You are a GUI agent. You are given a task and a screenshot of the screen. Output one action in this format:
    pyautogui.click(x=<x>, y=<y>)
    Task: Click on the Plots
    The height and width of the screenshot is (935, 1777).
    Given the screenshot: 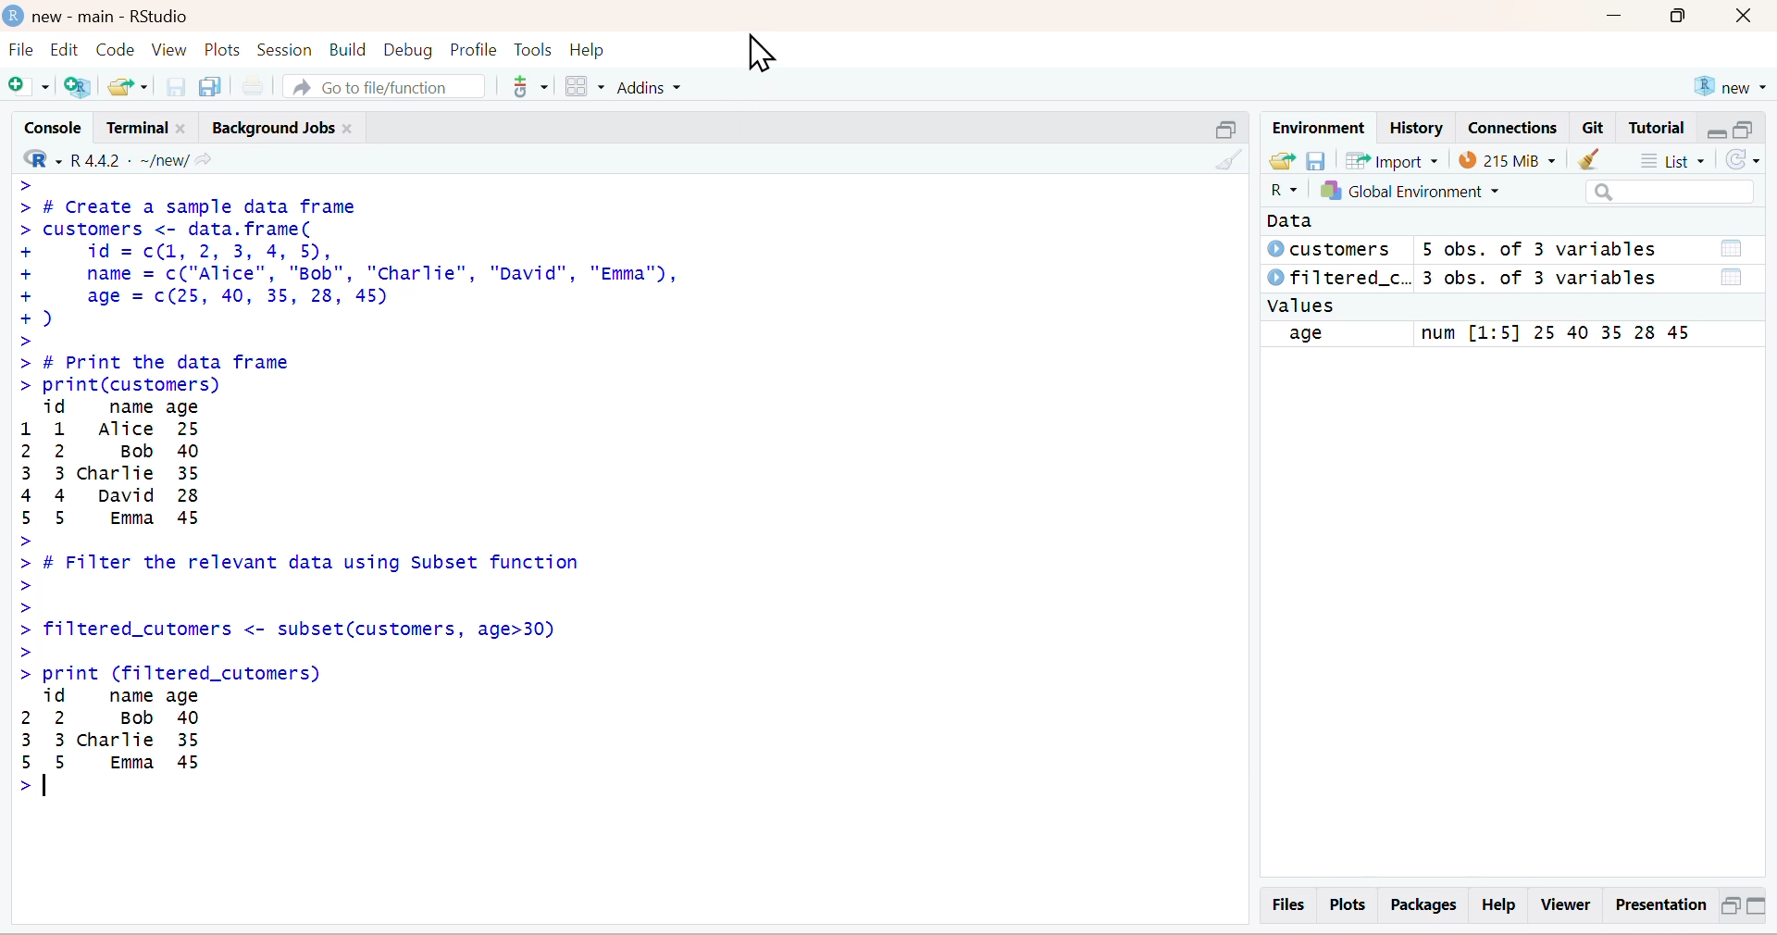 What is the action you would take?
    pyautogui.click(x=225, y=49)
    